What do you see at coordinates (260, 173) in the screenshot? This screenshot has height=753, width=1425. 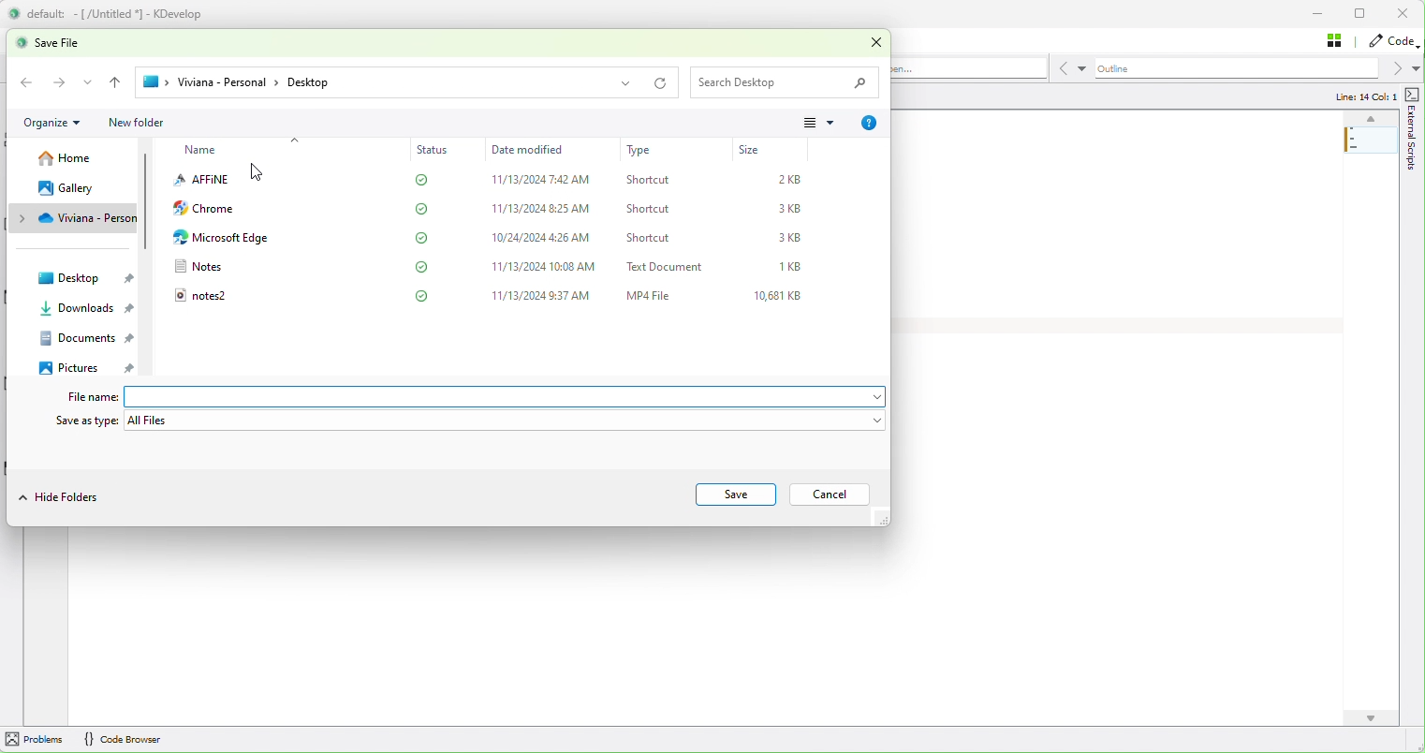 I see `cursor` at bounding box center [260, 173].